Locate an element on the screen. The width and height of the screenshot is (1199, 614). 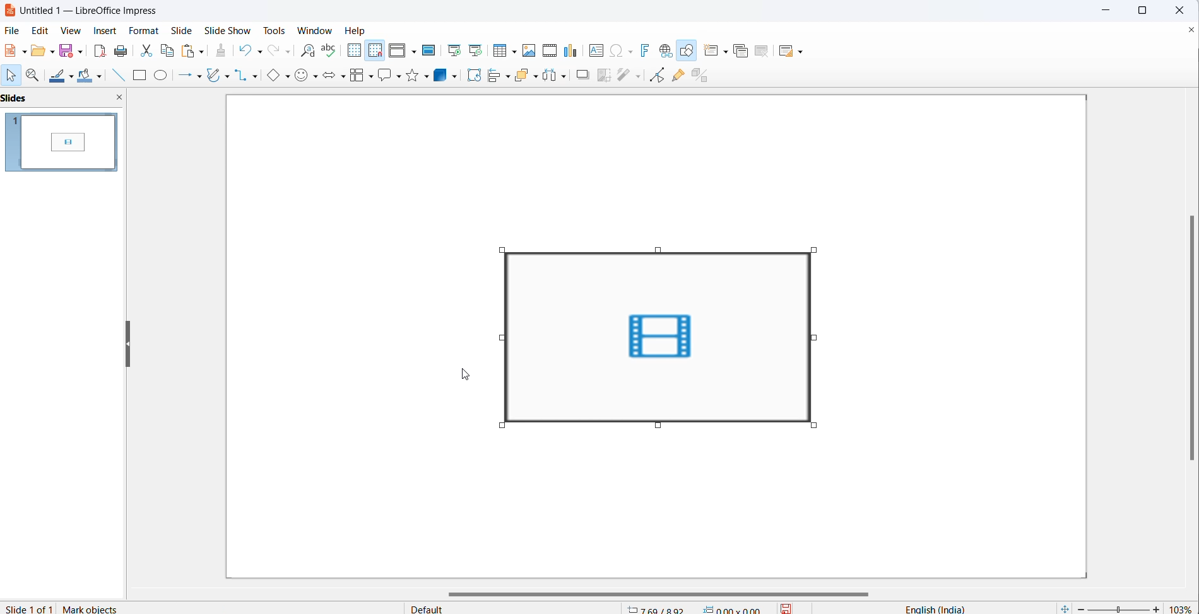
slides and close slidepane is located at coordinates (64, 100).